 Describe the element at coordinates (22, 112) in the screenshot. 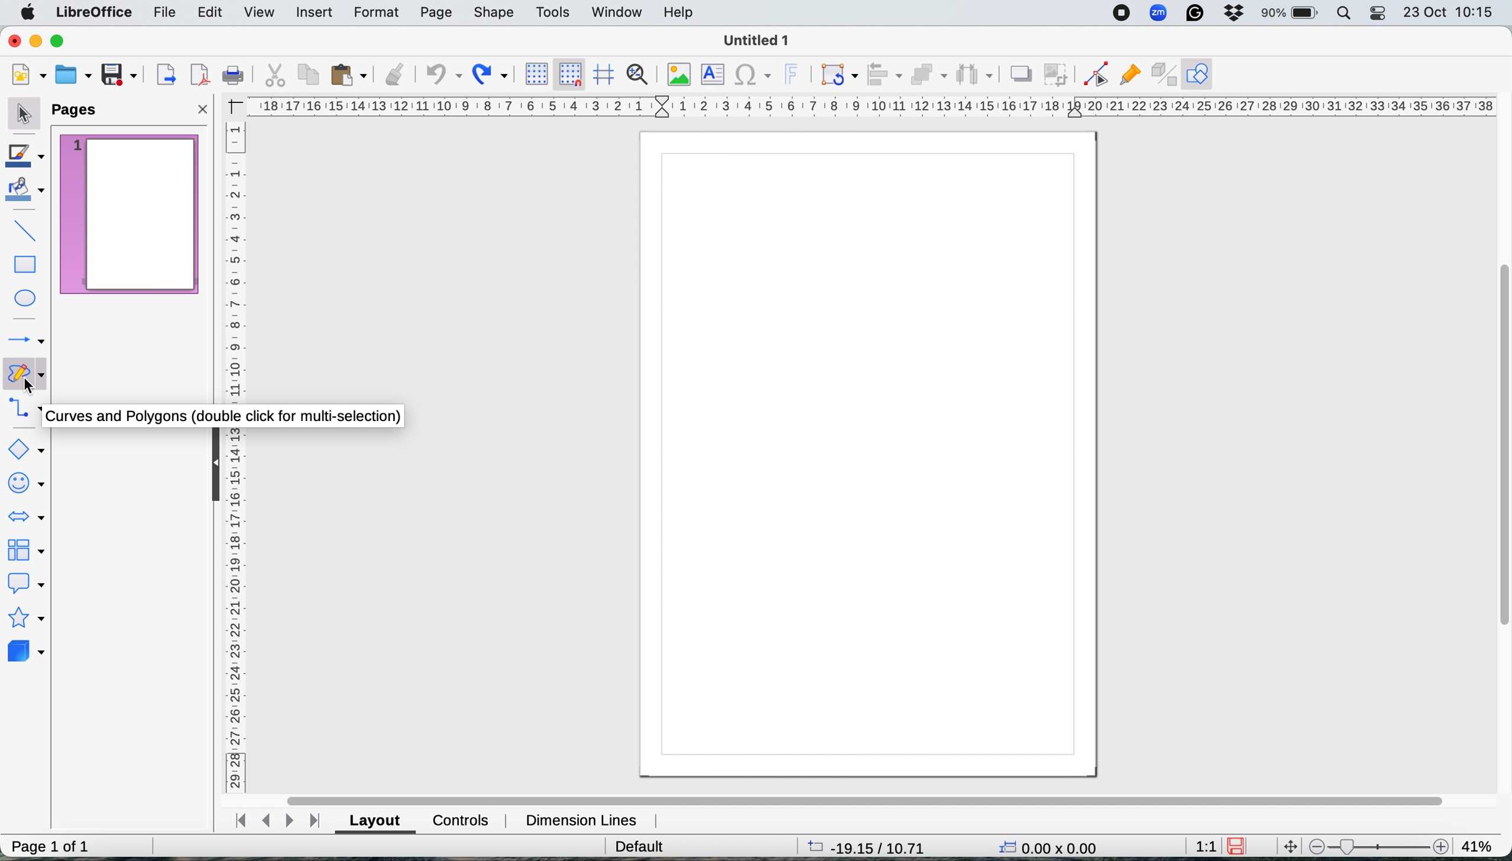

I see `selection tool` at that location.